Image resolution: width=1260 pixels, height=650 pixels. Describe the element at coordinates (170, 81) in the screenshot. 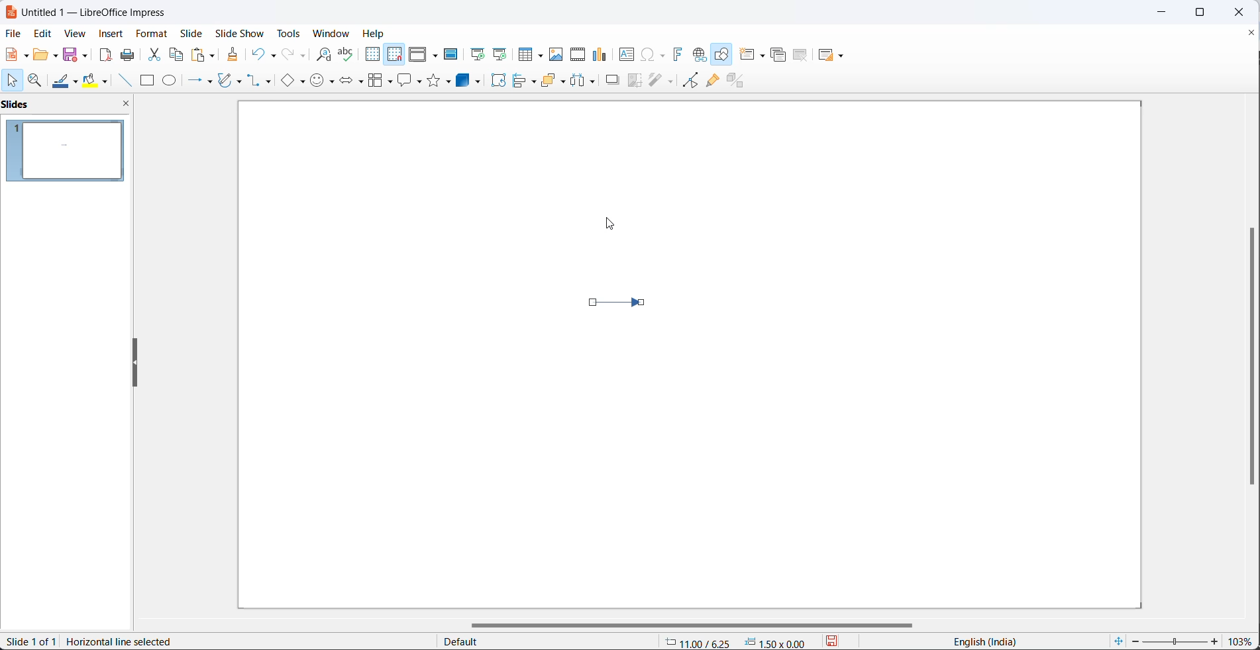

I see `ellipse` at that location.